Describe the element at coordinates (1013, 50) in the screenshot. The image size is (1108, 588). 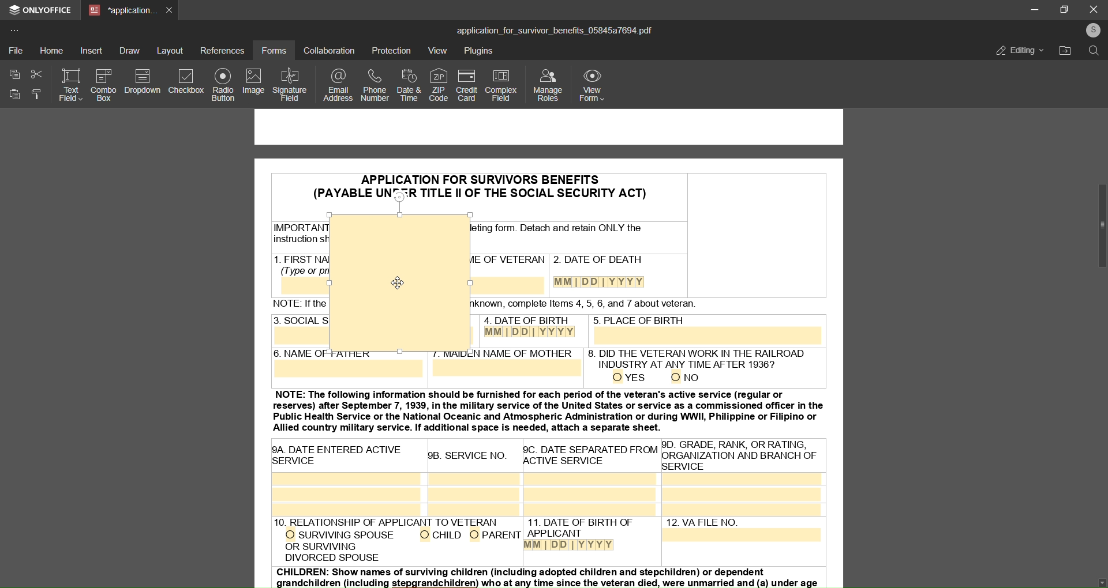
I see `editing` at that location.